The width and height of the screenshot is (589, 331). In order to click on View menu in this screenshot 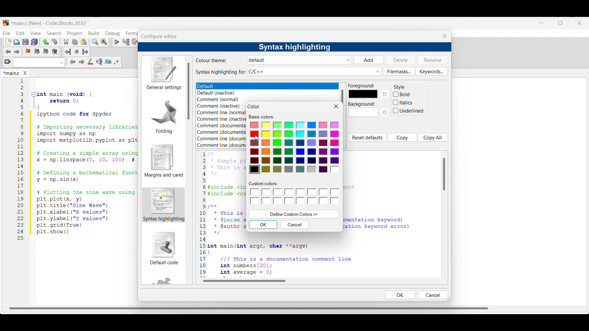, I will do `click(36, 33)`.